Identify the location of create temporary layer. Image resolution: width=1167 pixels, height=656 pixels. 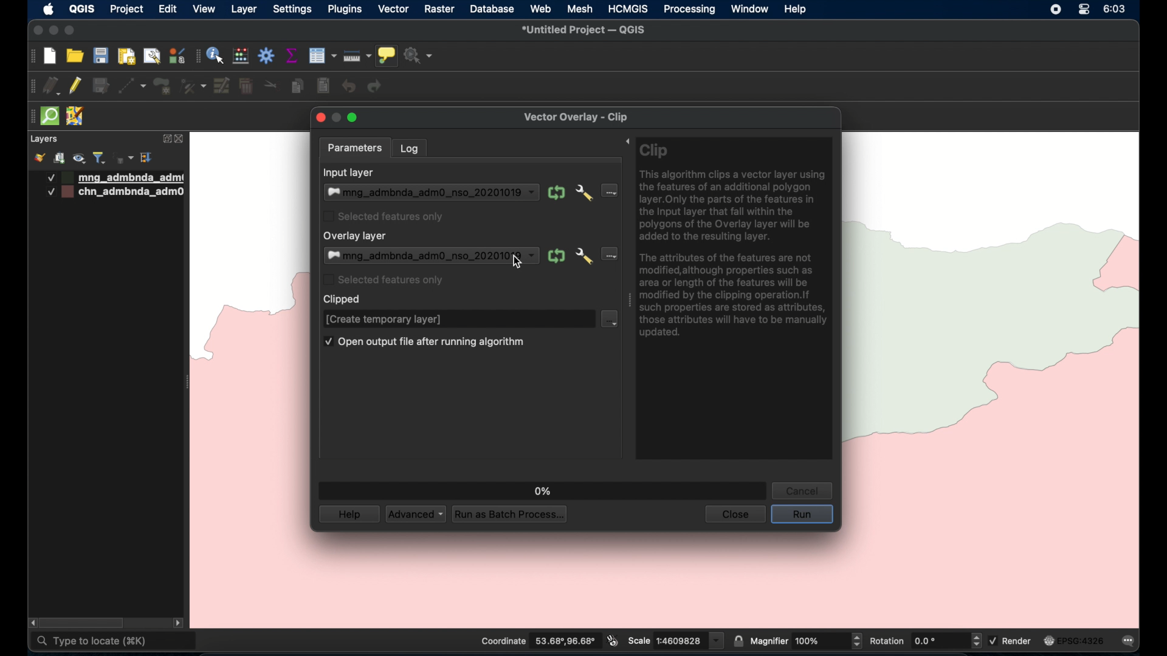
(386, 319).